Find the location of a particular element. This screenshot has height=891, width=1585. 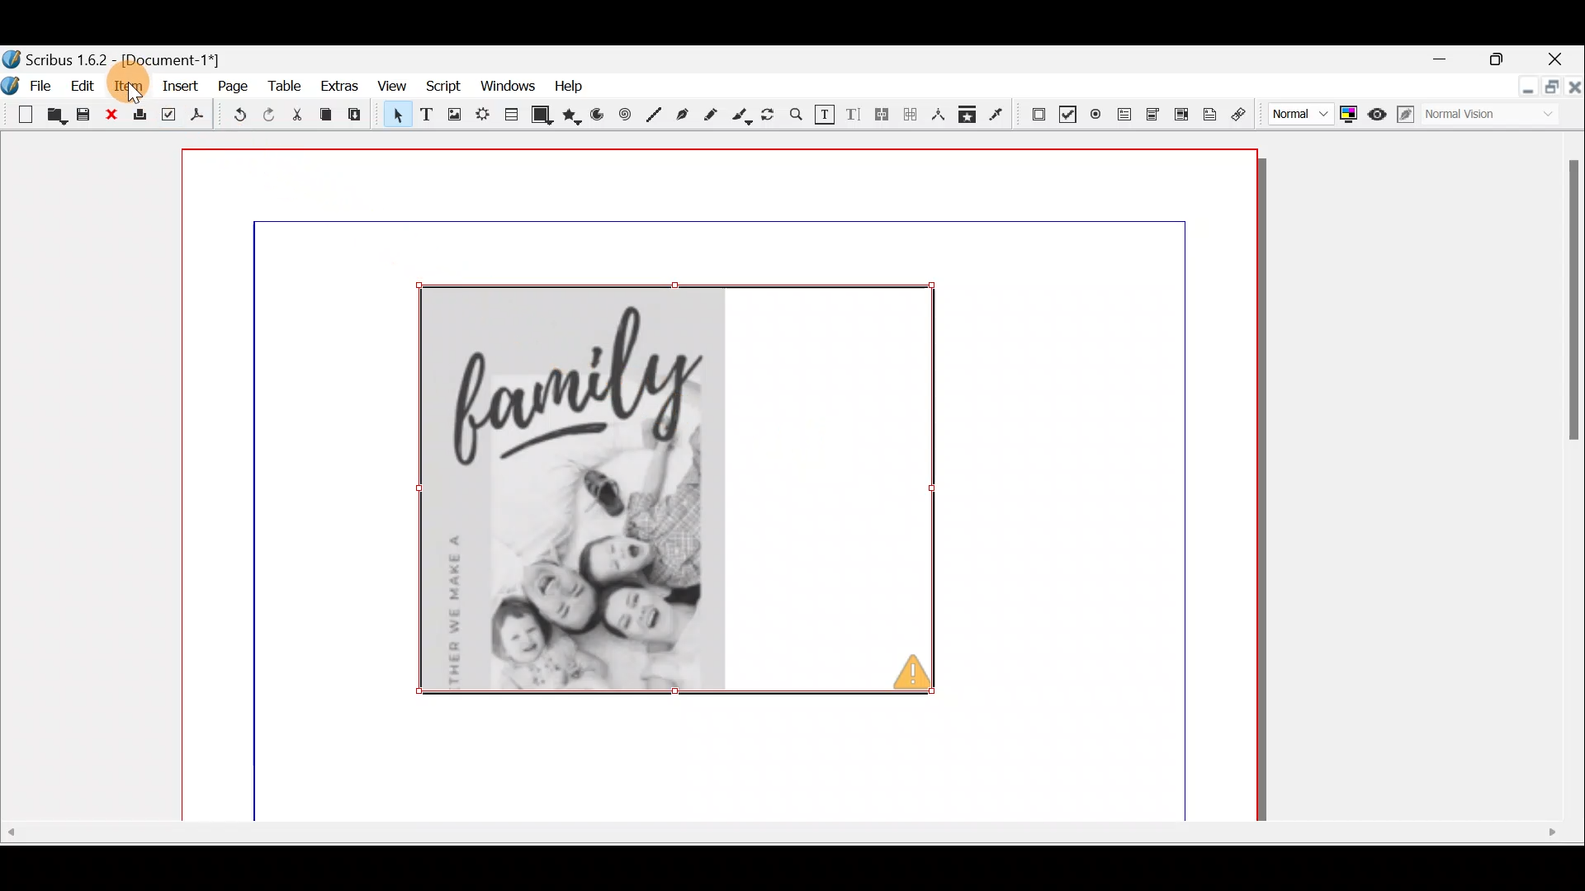

Calligraphic line is located at coordinates (742, 116).